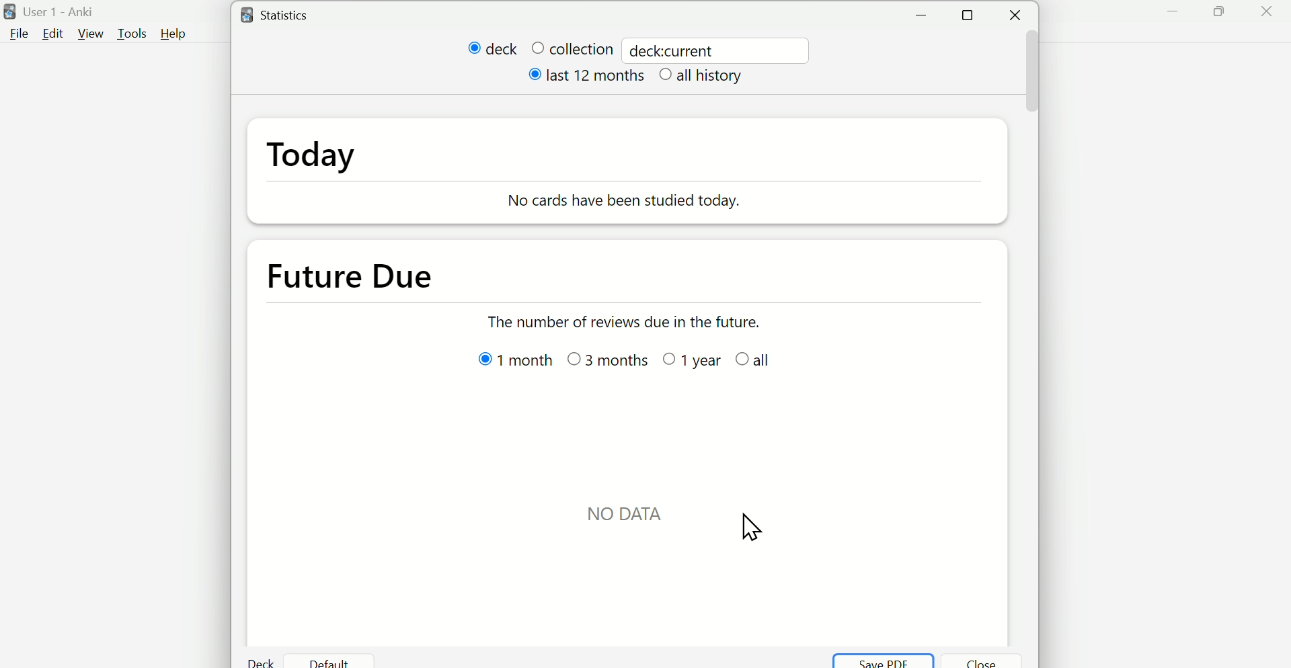 The height and width of the screenshot is (668, 1291). Describe the element at coordinates (702, 76) in the screenshot. I see `all history` at that location.